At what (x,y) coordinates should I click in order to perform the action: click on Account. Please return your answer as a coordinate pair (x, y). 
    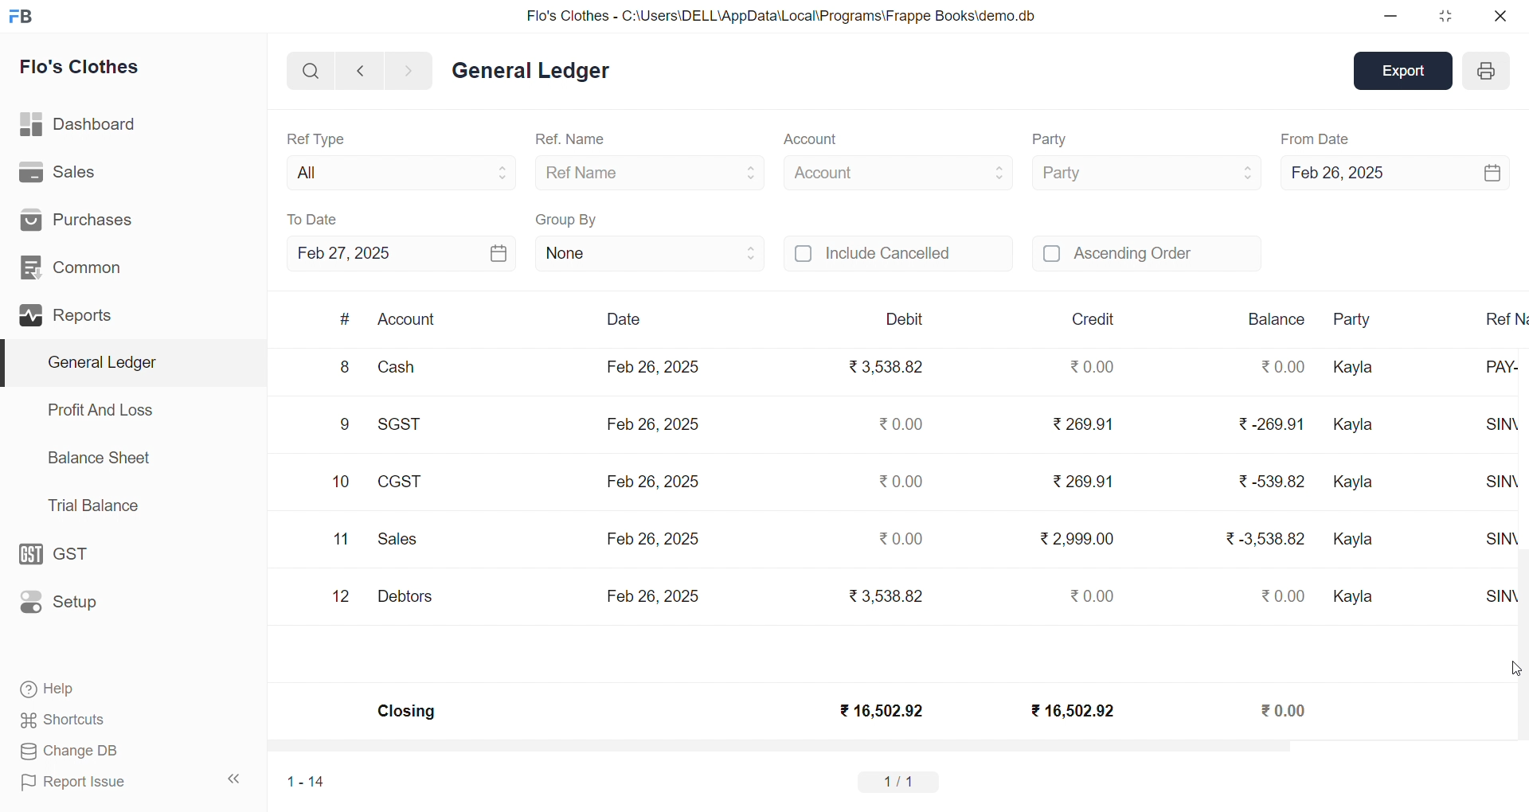
    Looking at the image, I should click on (898, 170).